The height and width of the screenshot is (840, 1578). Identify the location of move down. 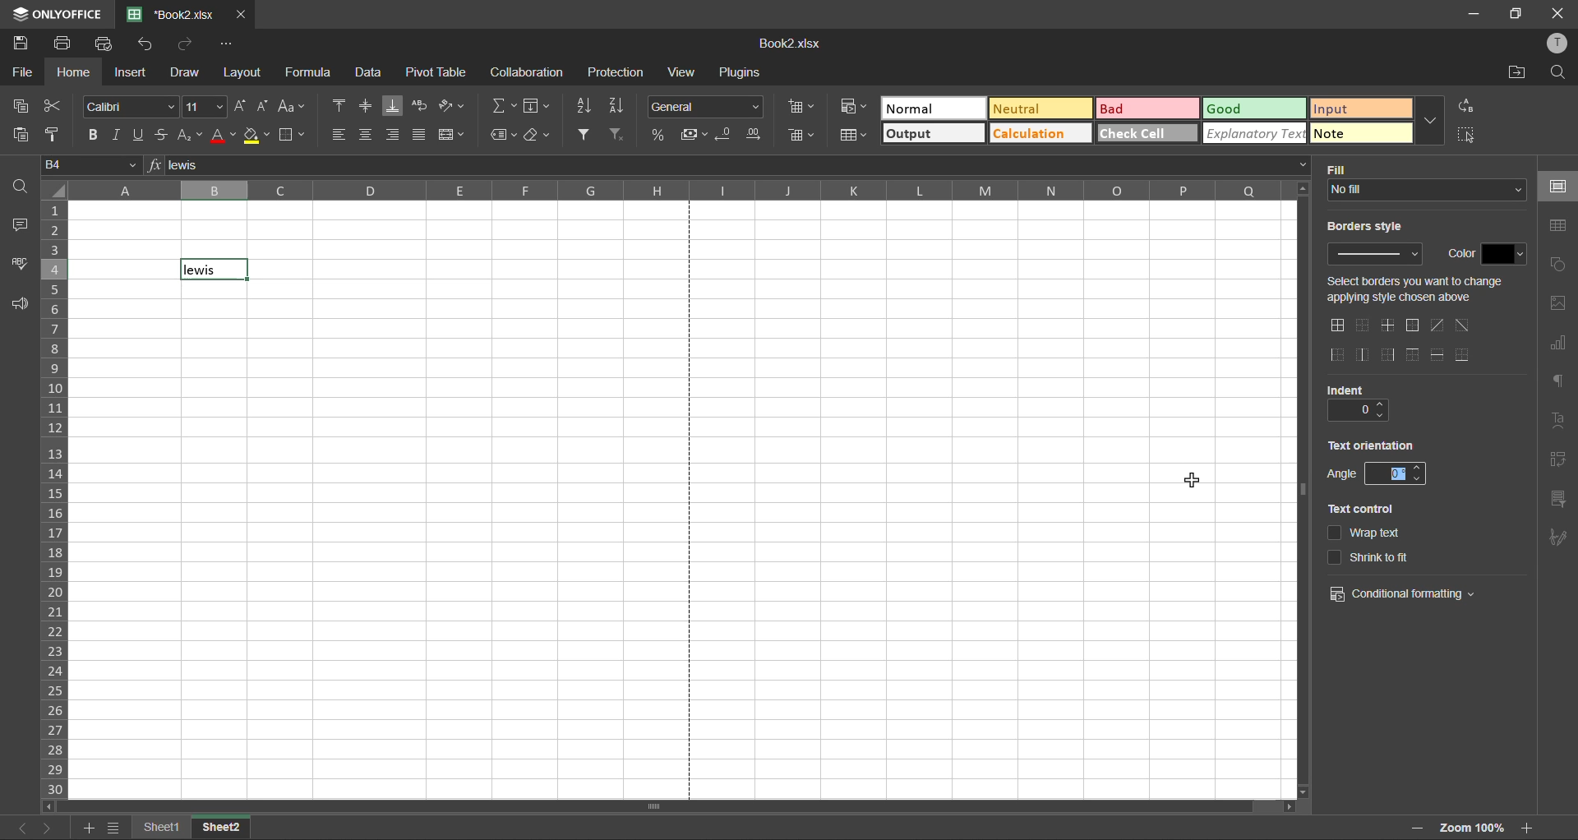
(1300, 792).